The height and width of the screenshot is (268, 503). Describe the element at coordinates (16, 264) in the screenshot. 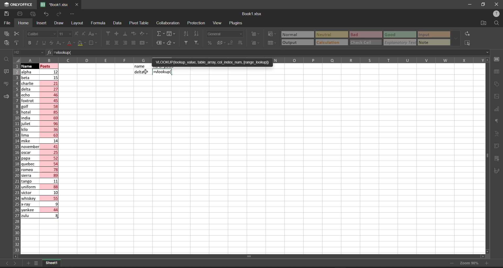

I see `move to the sheet right to current sheet` at that location.